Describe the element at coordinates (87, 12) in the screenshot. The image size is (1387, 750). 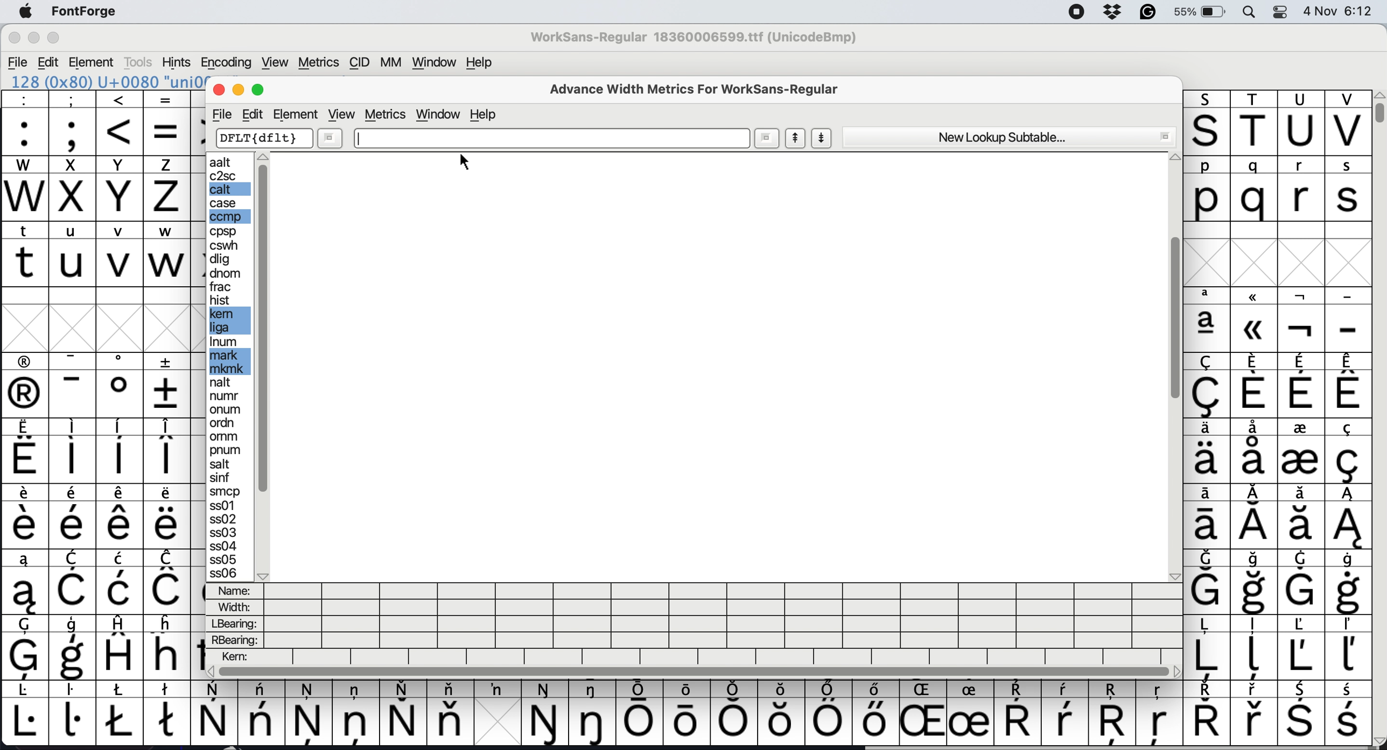
I see `FontForge` at that location.